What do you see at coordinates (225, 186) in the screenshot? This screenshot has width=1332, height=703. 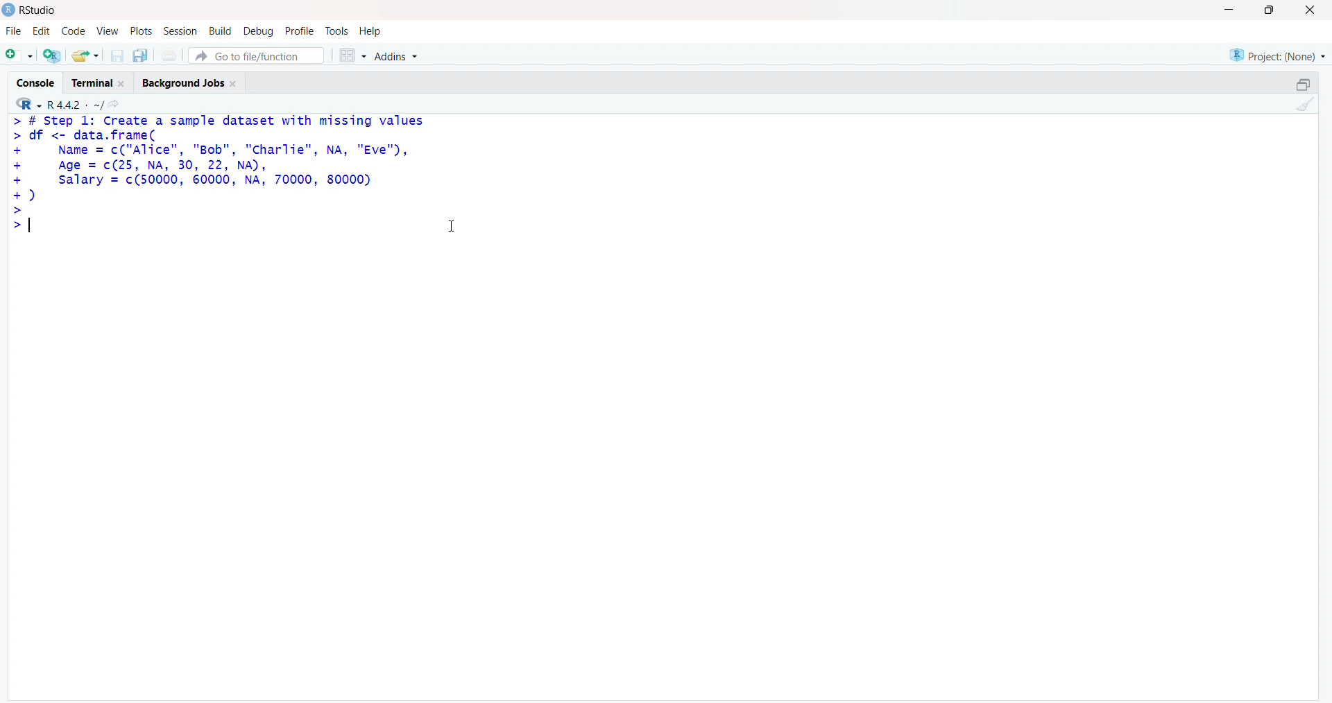 I see `> # Step 1: Create a sample dataset with missing values
> df <- data.frame(

+ Name = c("Alice", "Bob", "Charlie", NA, "Eve"),
+ Age = c(25, NA, 30, 22, NA),

+ salary = c(50000, 60000, NA, 70000, 80000)

+)

>

>` at bounding box center [225, 186].